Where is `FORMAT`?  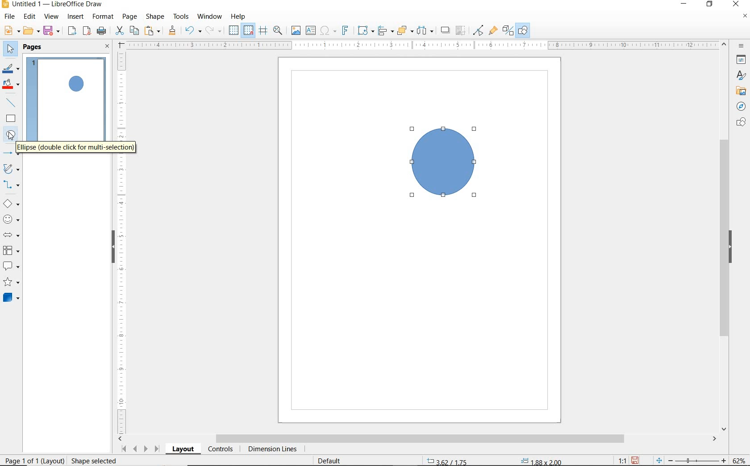
FORMAT is located at coordinates (104, 17).